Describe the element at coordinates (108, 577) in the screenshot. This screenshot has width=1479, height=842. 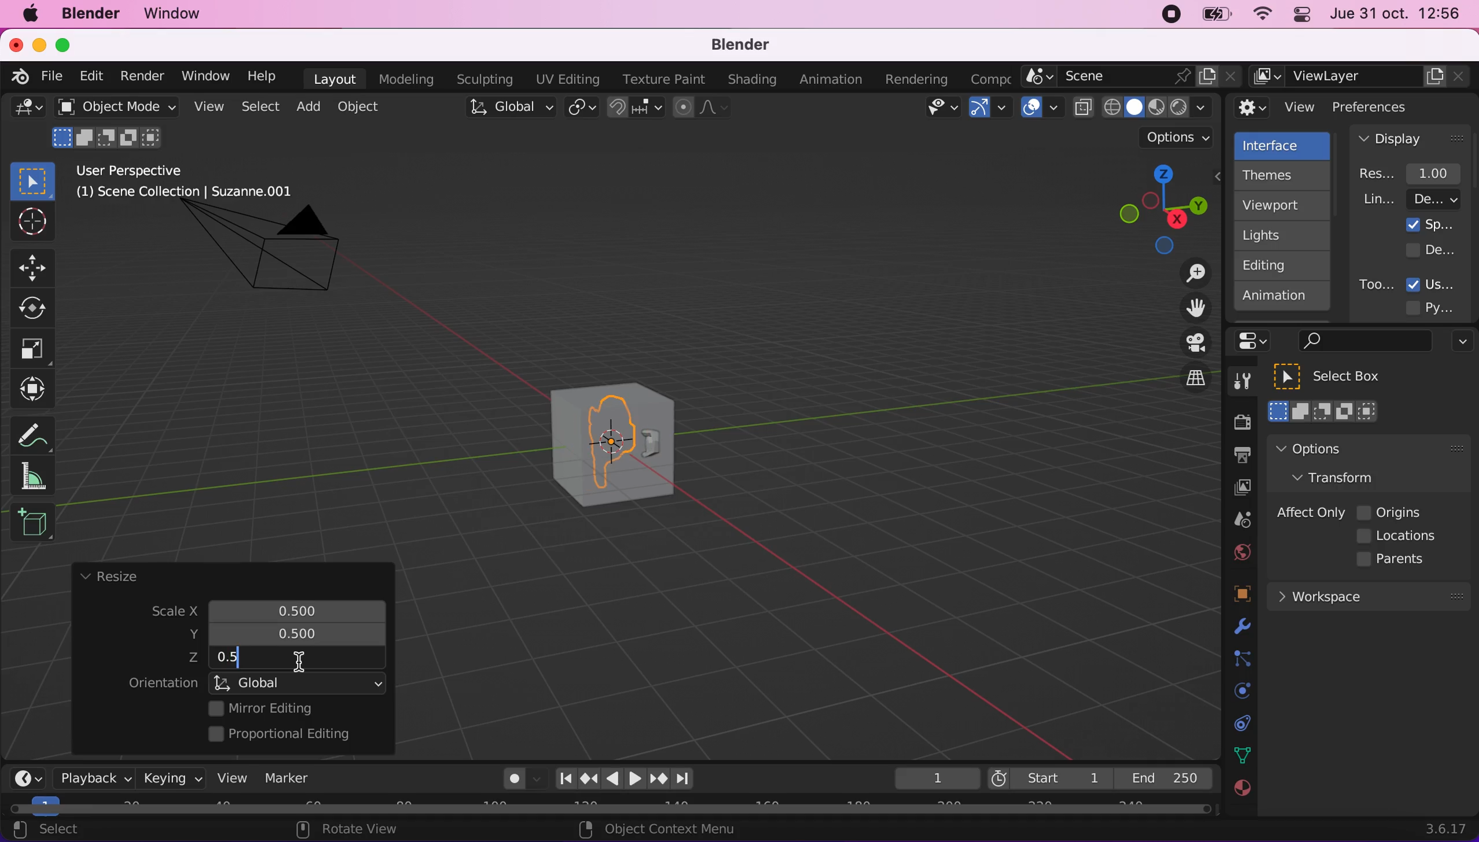
I see `resize` at that location.